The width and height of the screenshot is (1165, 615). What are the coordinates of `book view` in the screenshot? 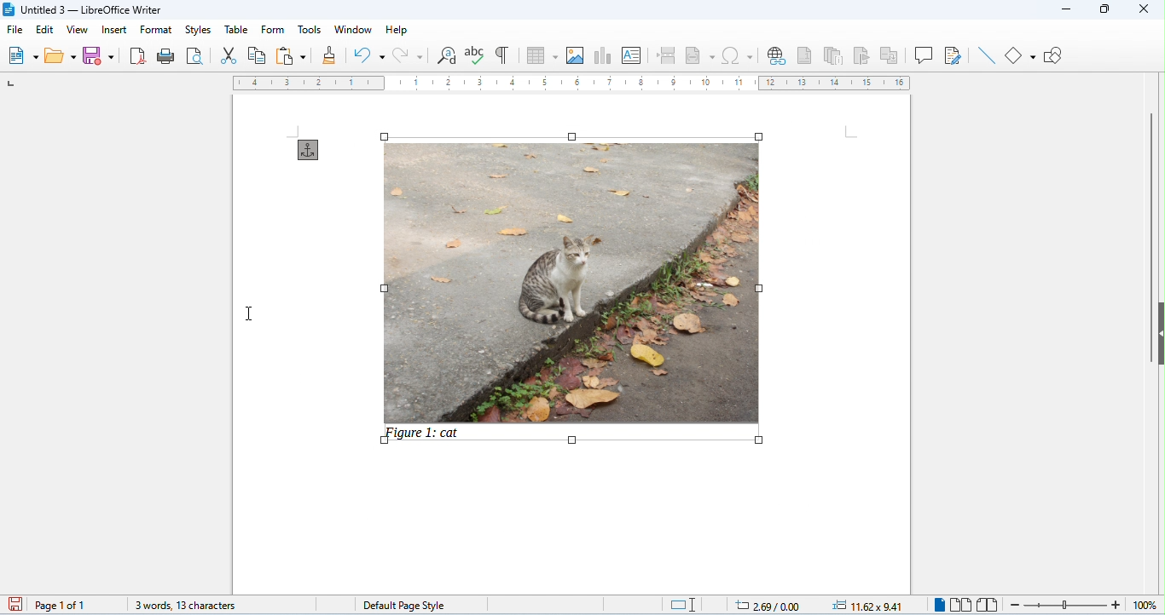 It's located at (987, 605).